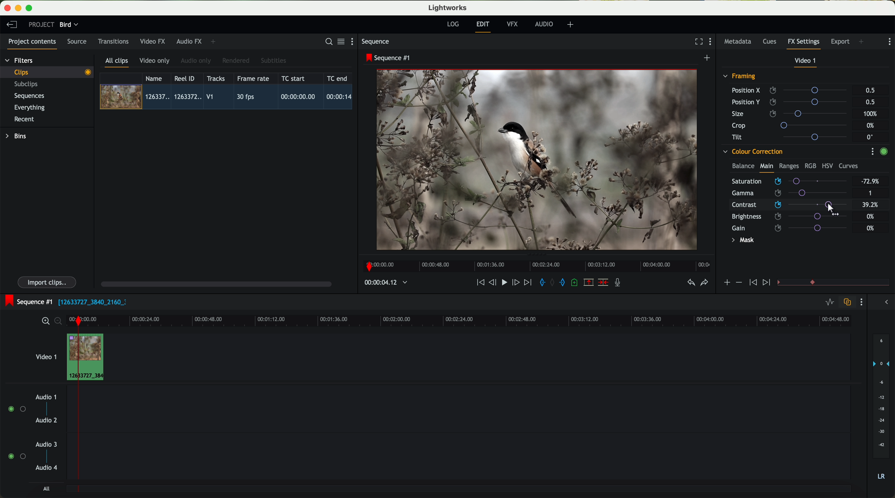 Image resolution: width=895 pixels, height=498 pixels. What do you see at coordinates (484, 26) in the screenshot?
I see `edit` at bounding box center [484, 26].